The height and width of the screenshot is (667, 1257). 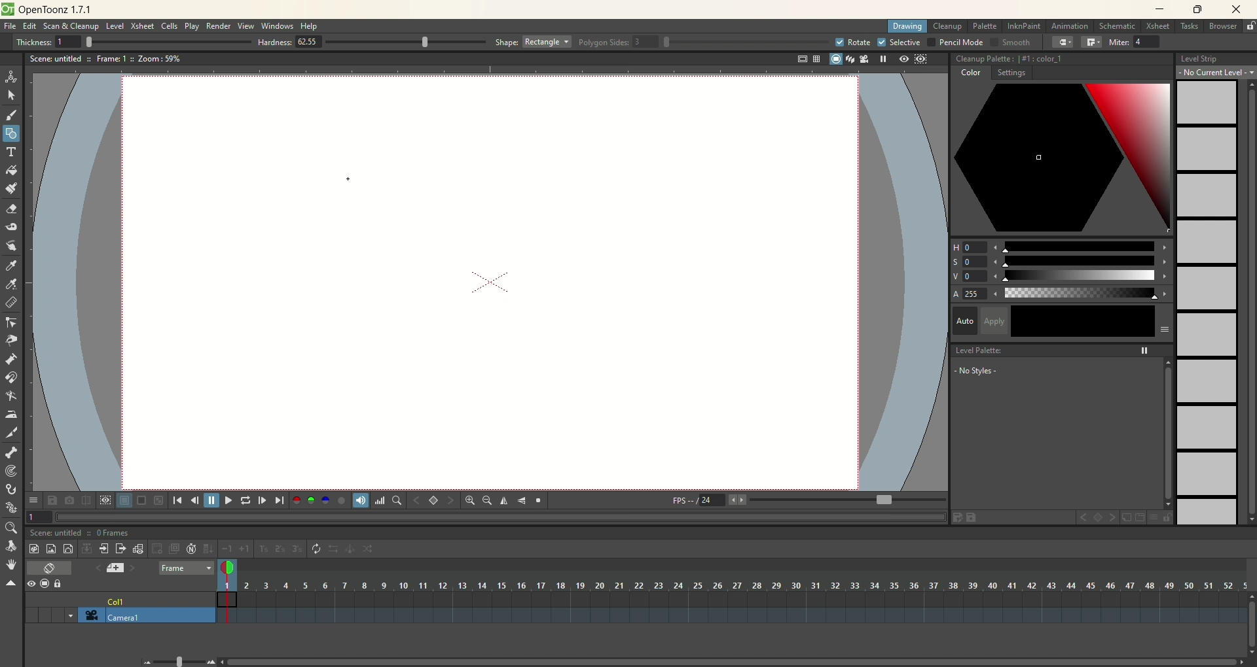 What do you see at coordinates (1113, 518) in the screenshot?
I see `next key` at bounding box center [1113, 518].